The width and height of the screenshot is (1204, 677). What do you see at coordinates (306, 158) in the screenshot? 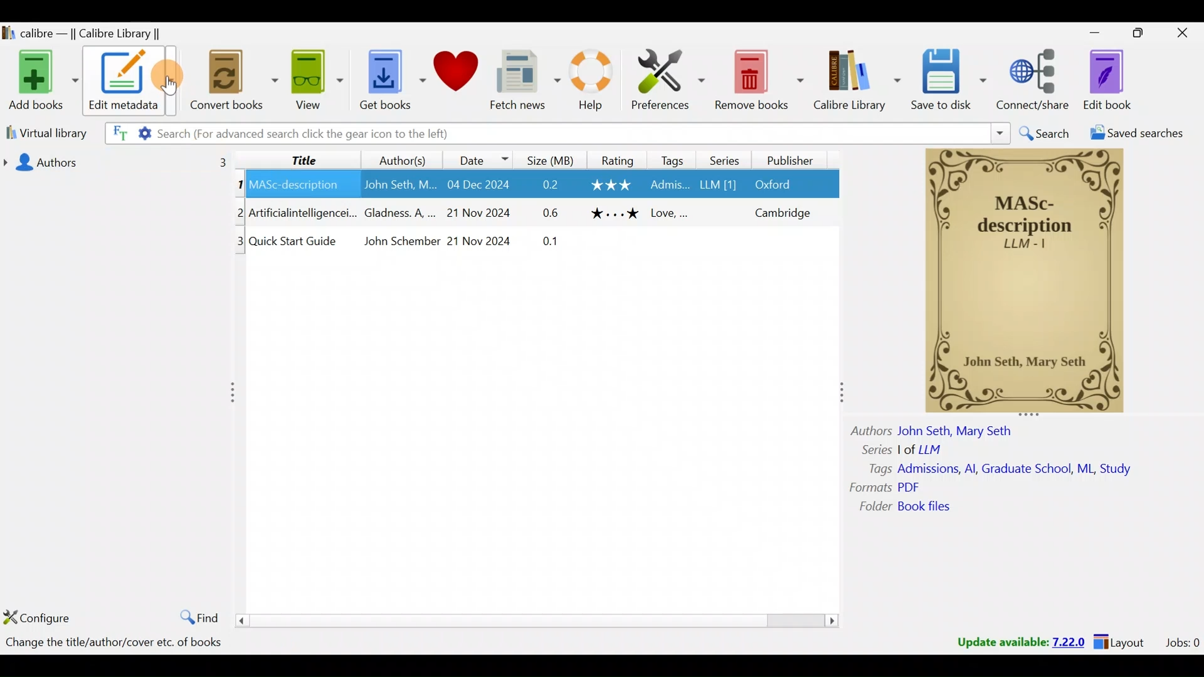
I see `Title` at bounding box center [306, 158].